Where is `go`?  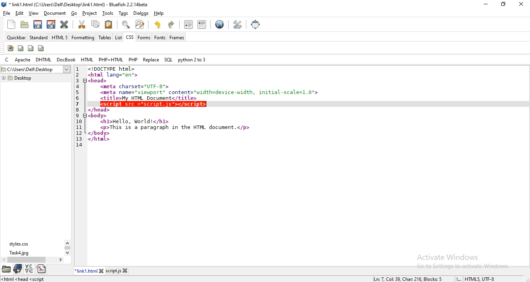
go is located at coordinates (73, 13).